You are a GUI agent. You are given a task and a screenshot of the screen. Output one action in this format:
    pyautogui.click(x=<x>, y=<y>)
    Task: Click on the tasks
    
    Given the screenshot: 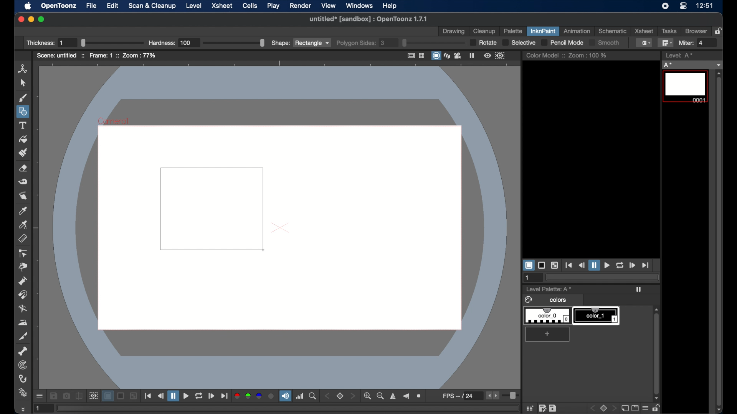 What is the action you would take?
    pyautogui.click(x=669, y=31)
    